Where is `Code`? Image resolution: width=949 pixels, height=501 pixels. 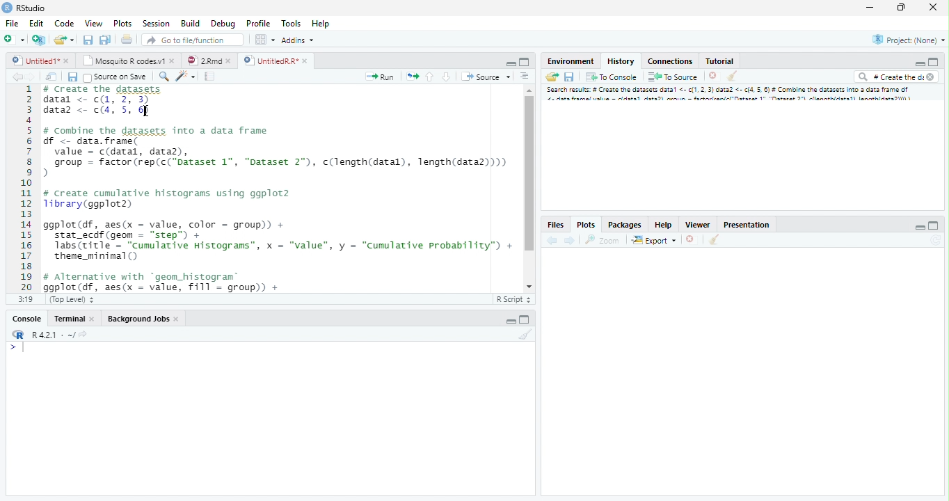
Code is located at coordinates (63, 24).